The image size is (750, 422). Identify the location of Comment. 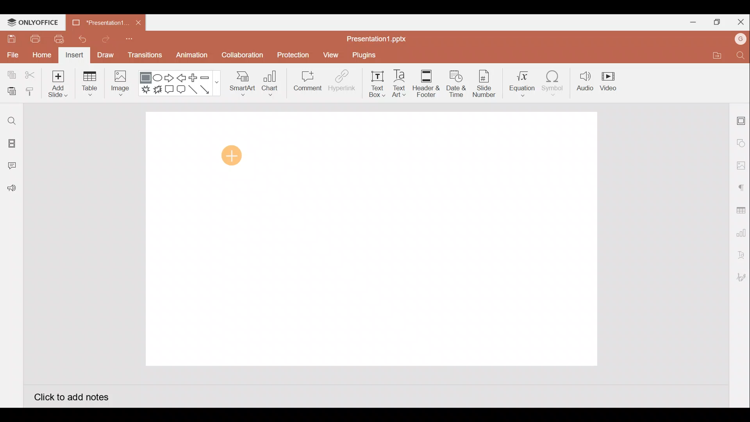
(305, 82).